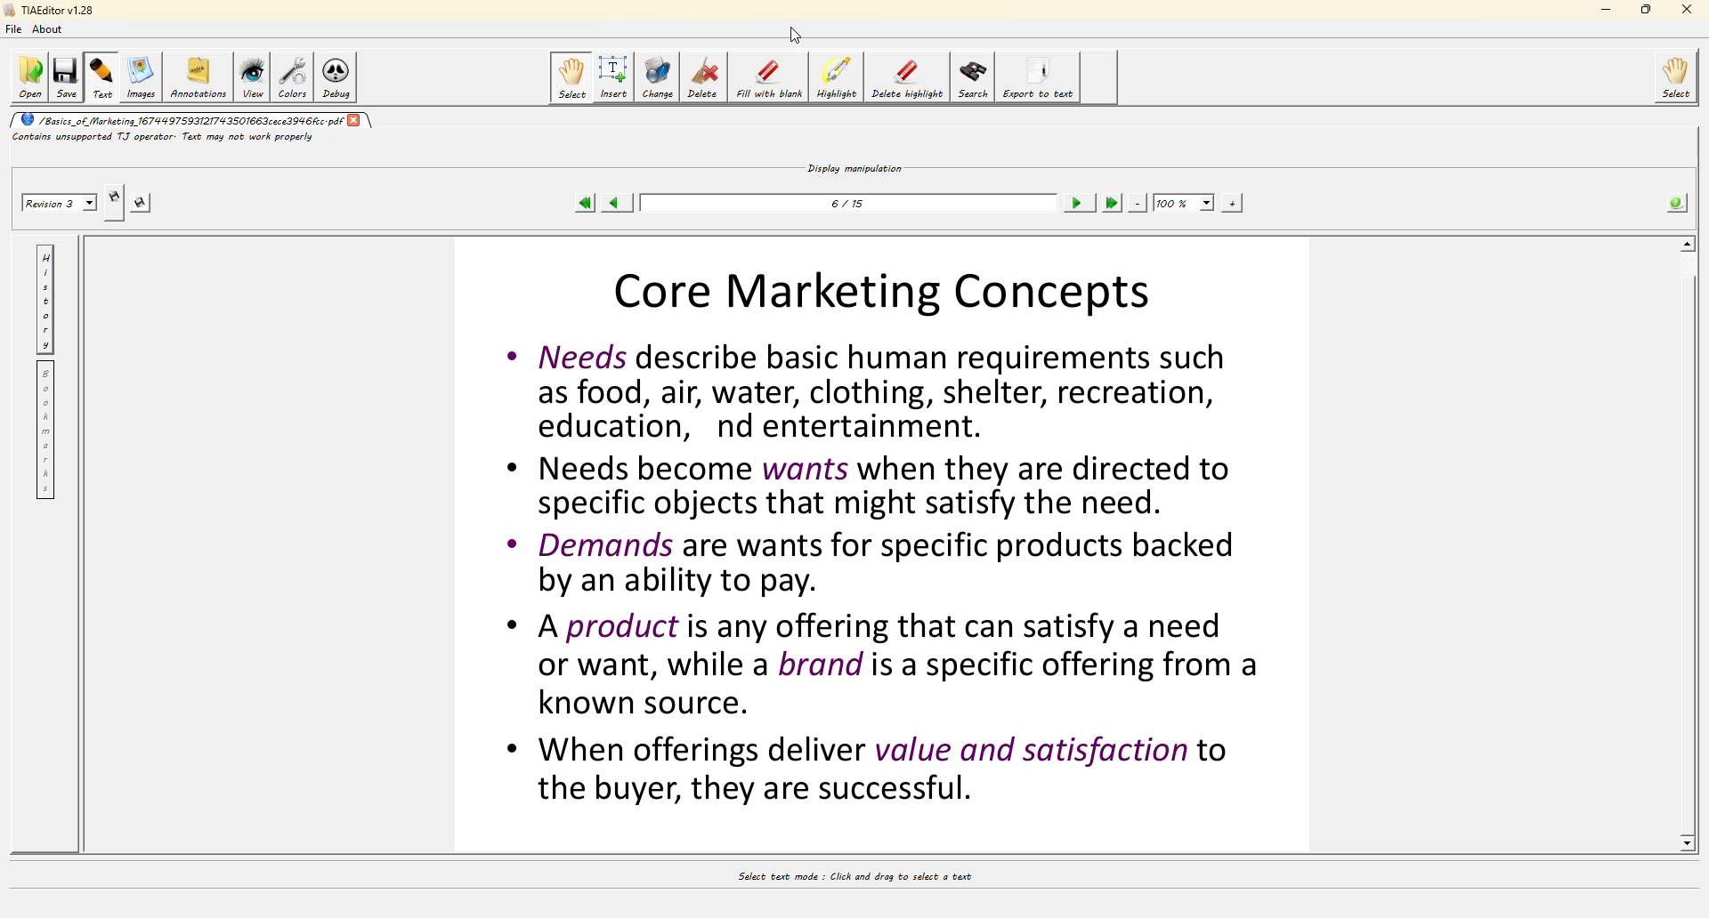  I want to click on TIAEditor v1.28, so click(48, 9).